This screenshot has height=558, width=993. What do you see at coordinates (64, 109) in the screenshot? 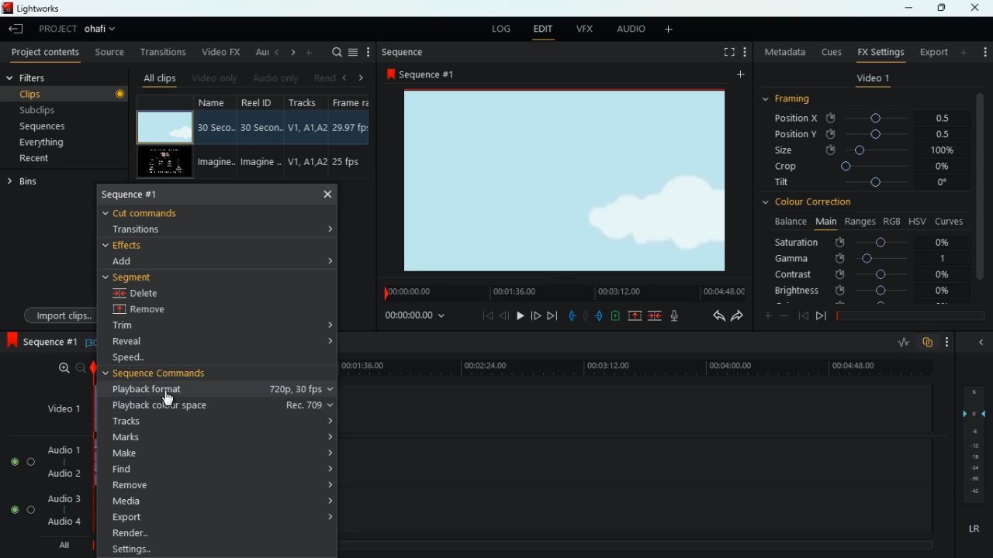
I see `subclips` at bounding box center [64, 109].